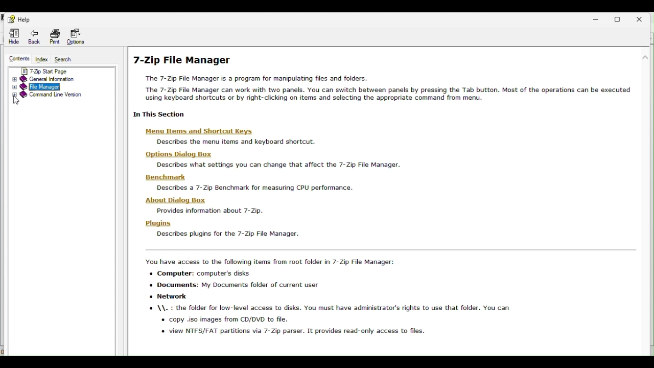 This screenshot has height=368, width=654. What do you see at coordinates (18, 102) in the screenshot?
I see `cursor` at bounding box center [18, 102].